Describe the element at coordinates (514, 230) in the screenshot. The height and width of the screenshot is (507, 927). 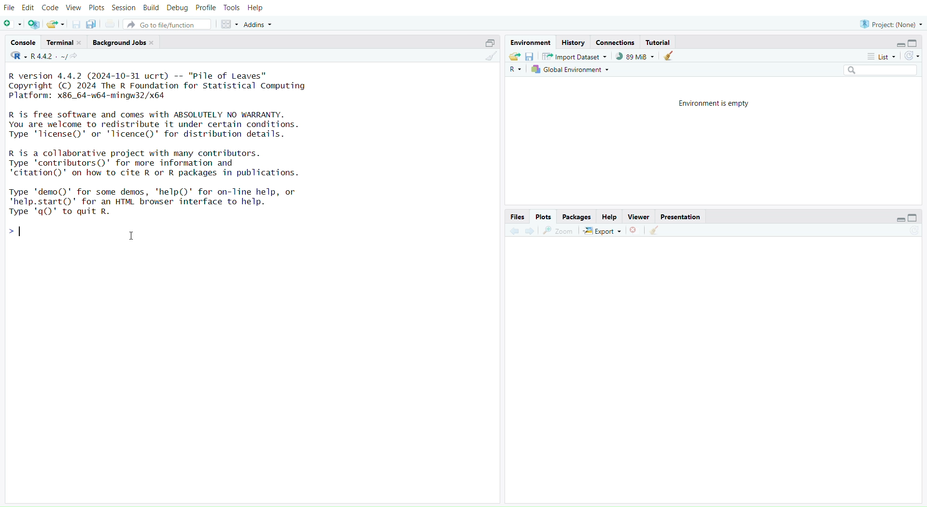
I see `Go back to the previous source location (Ctrl + F9)` at that location.